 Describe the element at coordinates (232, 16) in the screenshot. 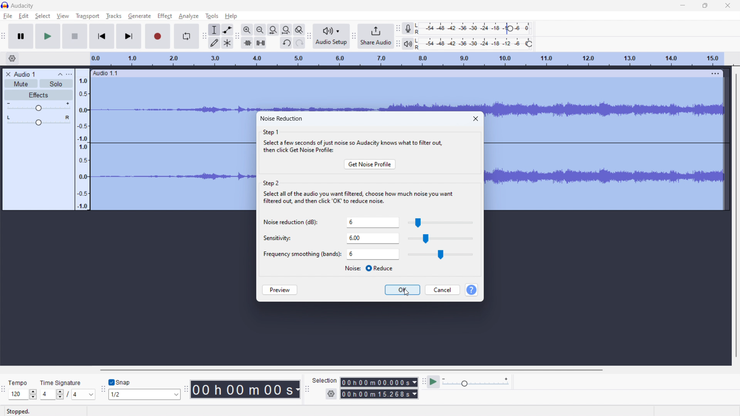

I see `help` at that location.